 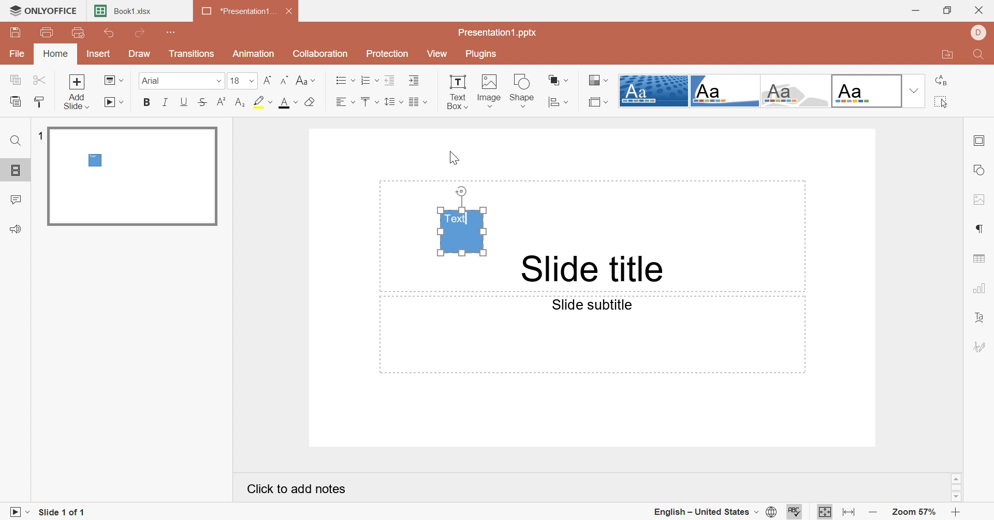 What do you see at coordinates (345, 81) in the screenshot?
I see `Bullets` at bounding box center [345, 81].